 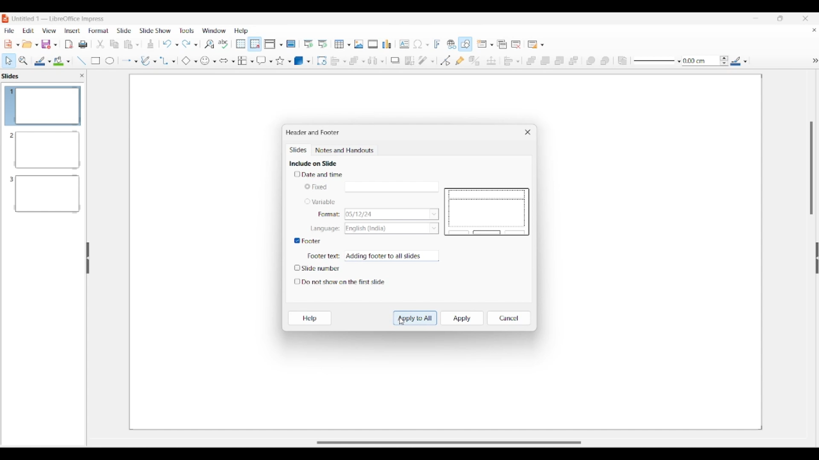 I want to click on Snap to grid highlighted, so click(x=255, y=44).